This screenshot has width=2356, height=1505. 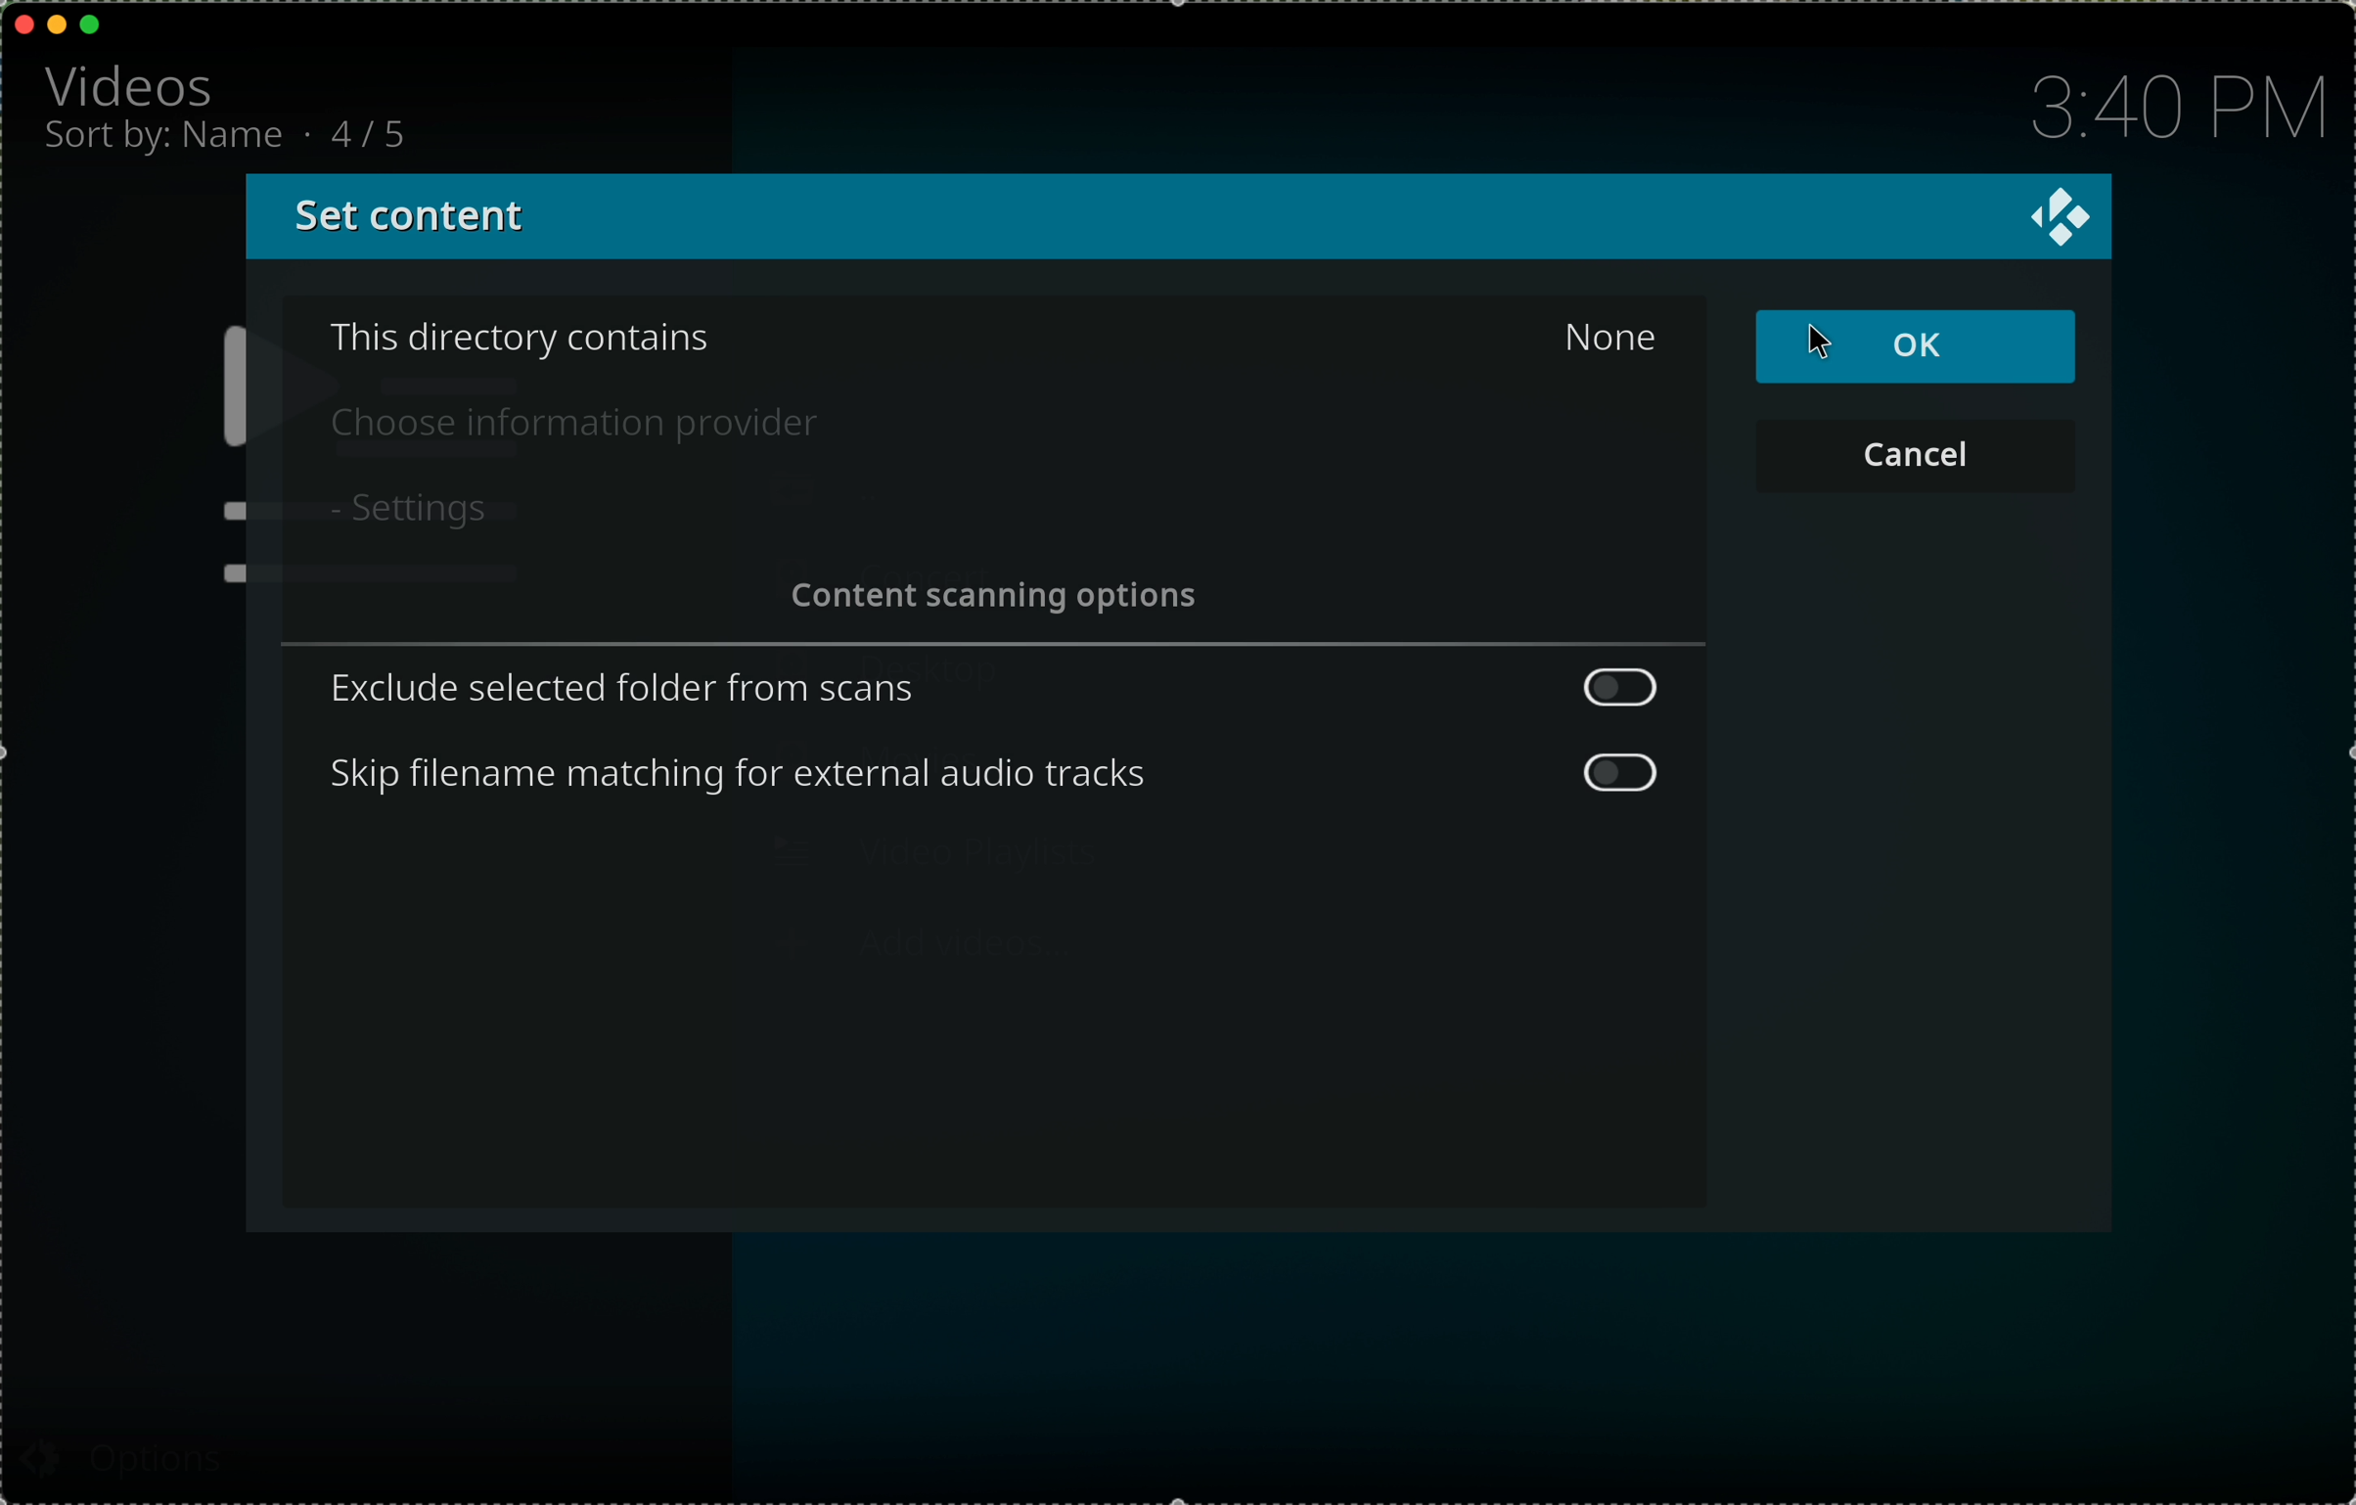 I want to click on click on OK button, so click(x=1919, y=348).